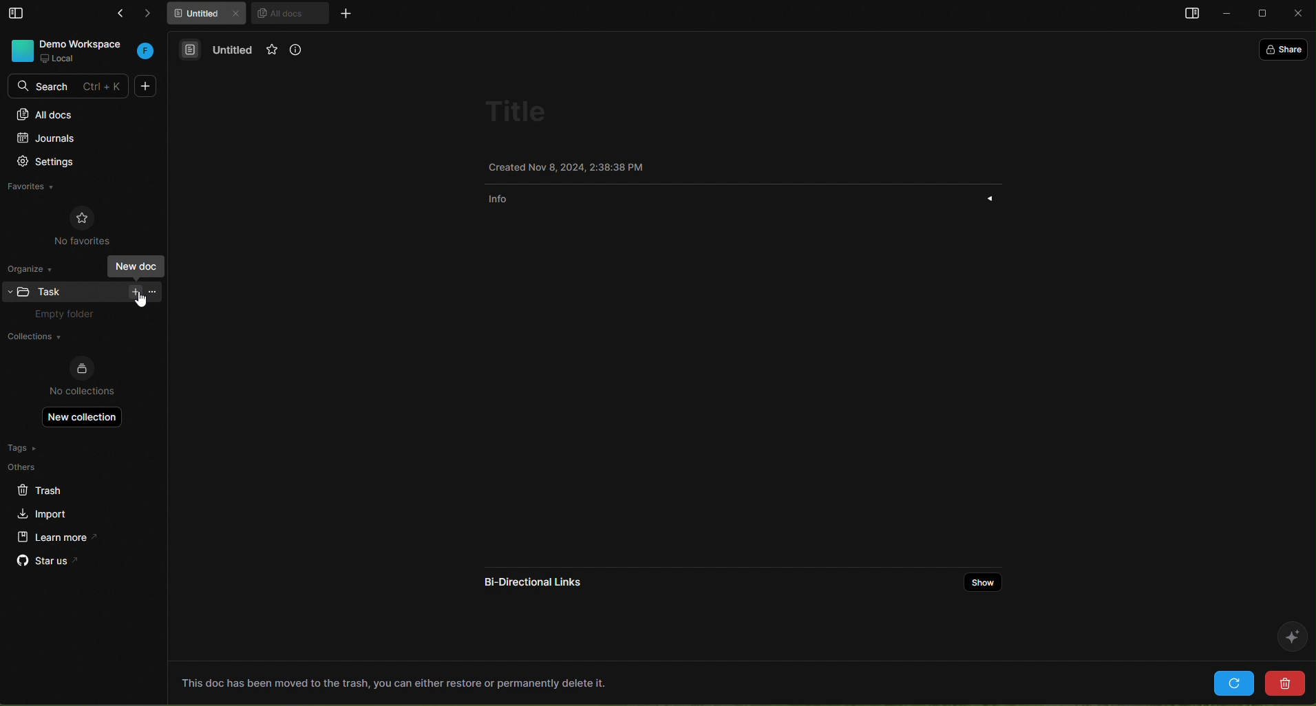 This screenshot has width=1316, height=706. Describe the element at coordinates (52, 536) in the screenshot. I see `learn more ` at that location.